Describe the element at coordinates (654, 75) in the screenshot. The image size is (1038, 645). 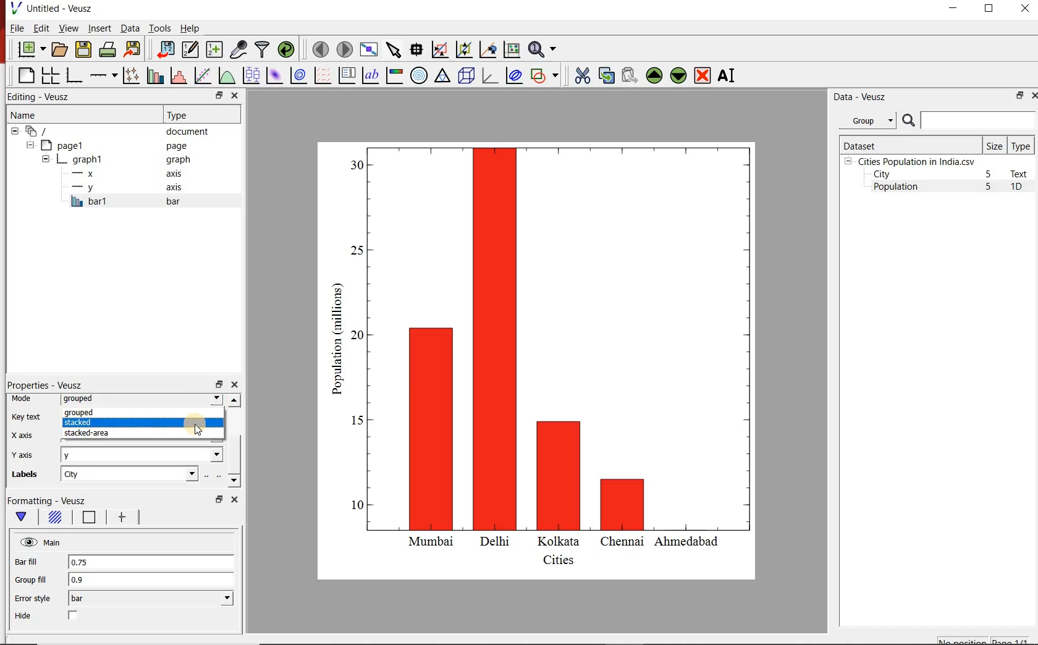
I see `move the selected widget up` at that location.